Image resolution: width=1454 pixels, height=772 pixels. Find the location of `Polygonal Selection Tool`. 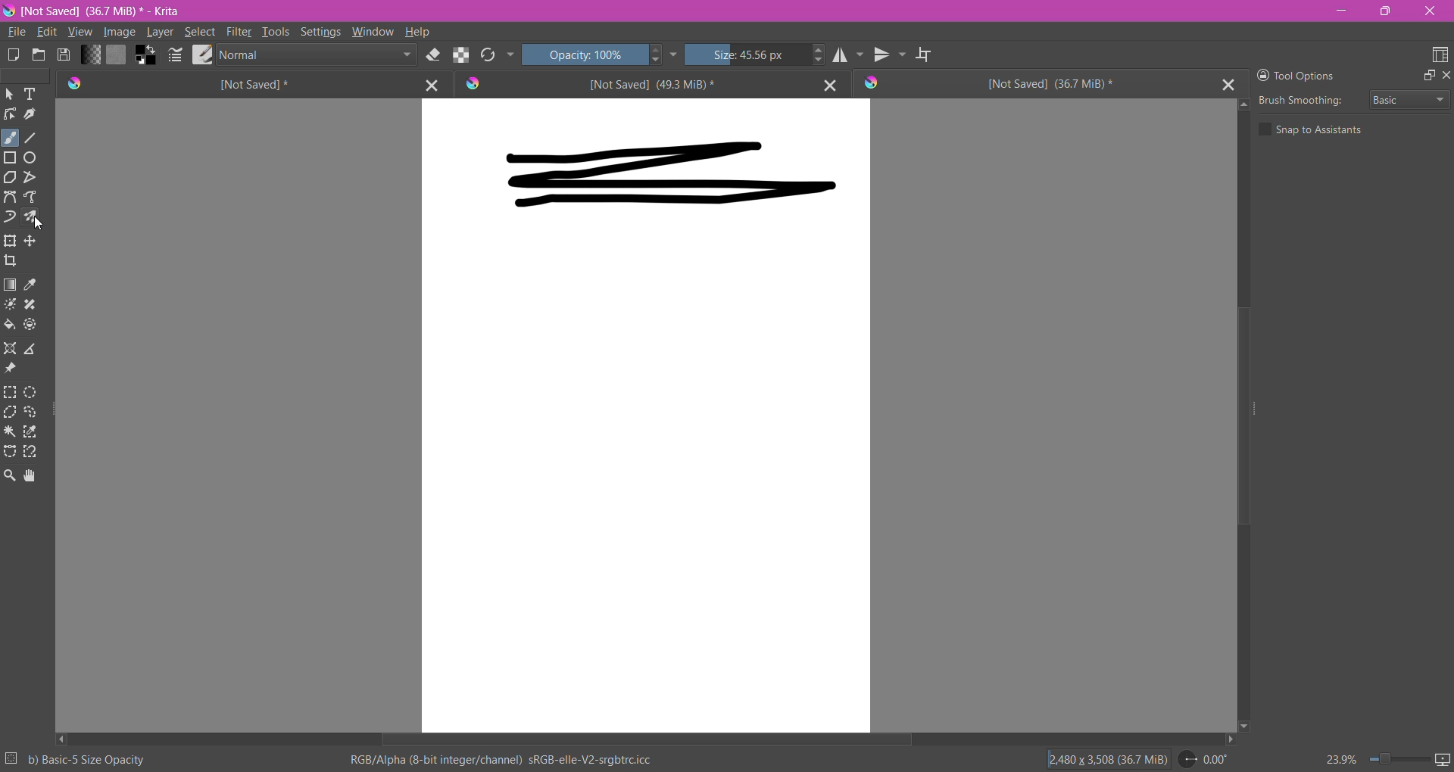

Polygonal Selection Tool is located at coordinates (11, 412).